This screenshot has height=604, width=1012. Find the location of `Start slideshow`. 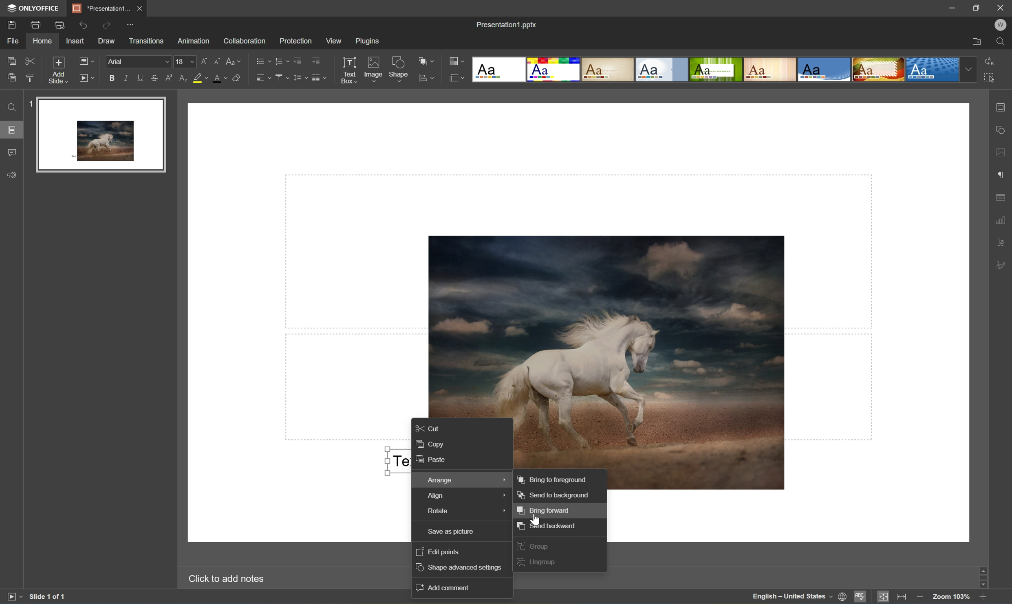

Start slideshow is located at coordinates (11, 598).